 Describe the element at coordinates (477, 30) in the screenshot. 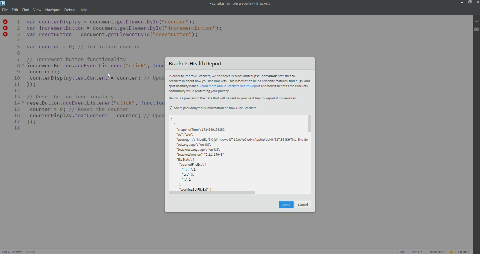

I see `extension manager` at that location.